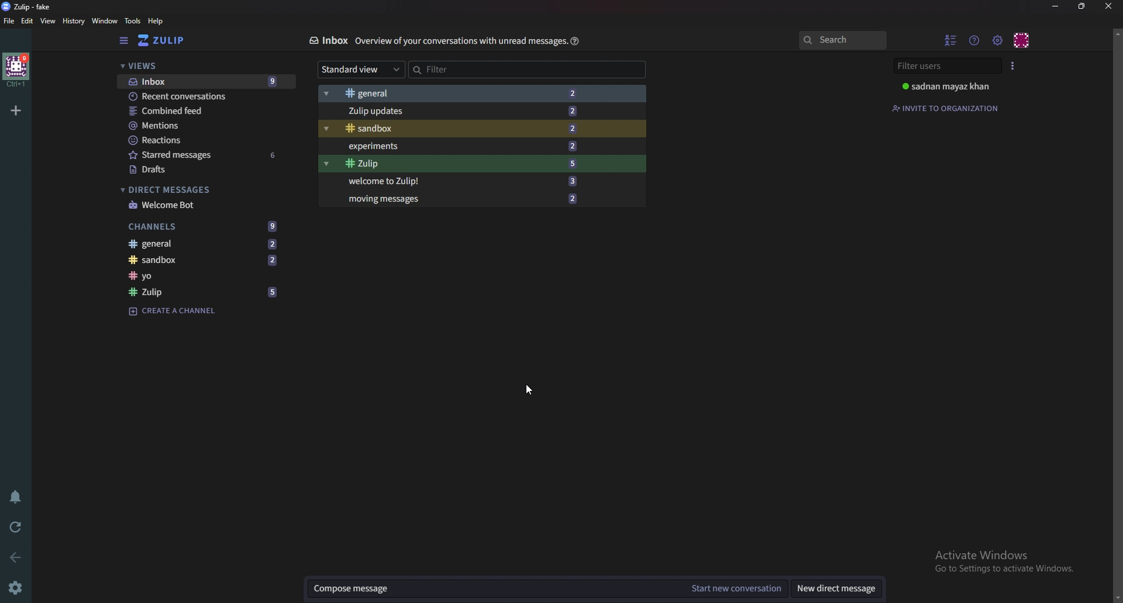 The height and width of the screenshot is (603, 1123). I want to click on zulip, so click(164, 41).